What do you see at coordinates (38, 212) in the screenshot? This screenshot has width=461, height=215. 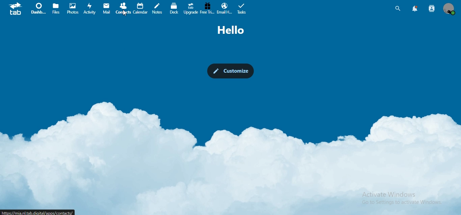 I see `URL` at bounding box center [38, 212].